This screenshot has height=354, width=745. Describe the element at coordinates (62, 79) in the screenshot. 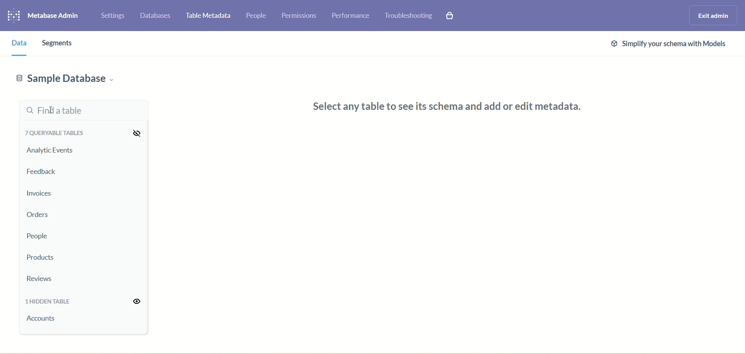

I see `sample database` at that location.